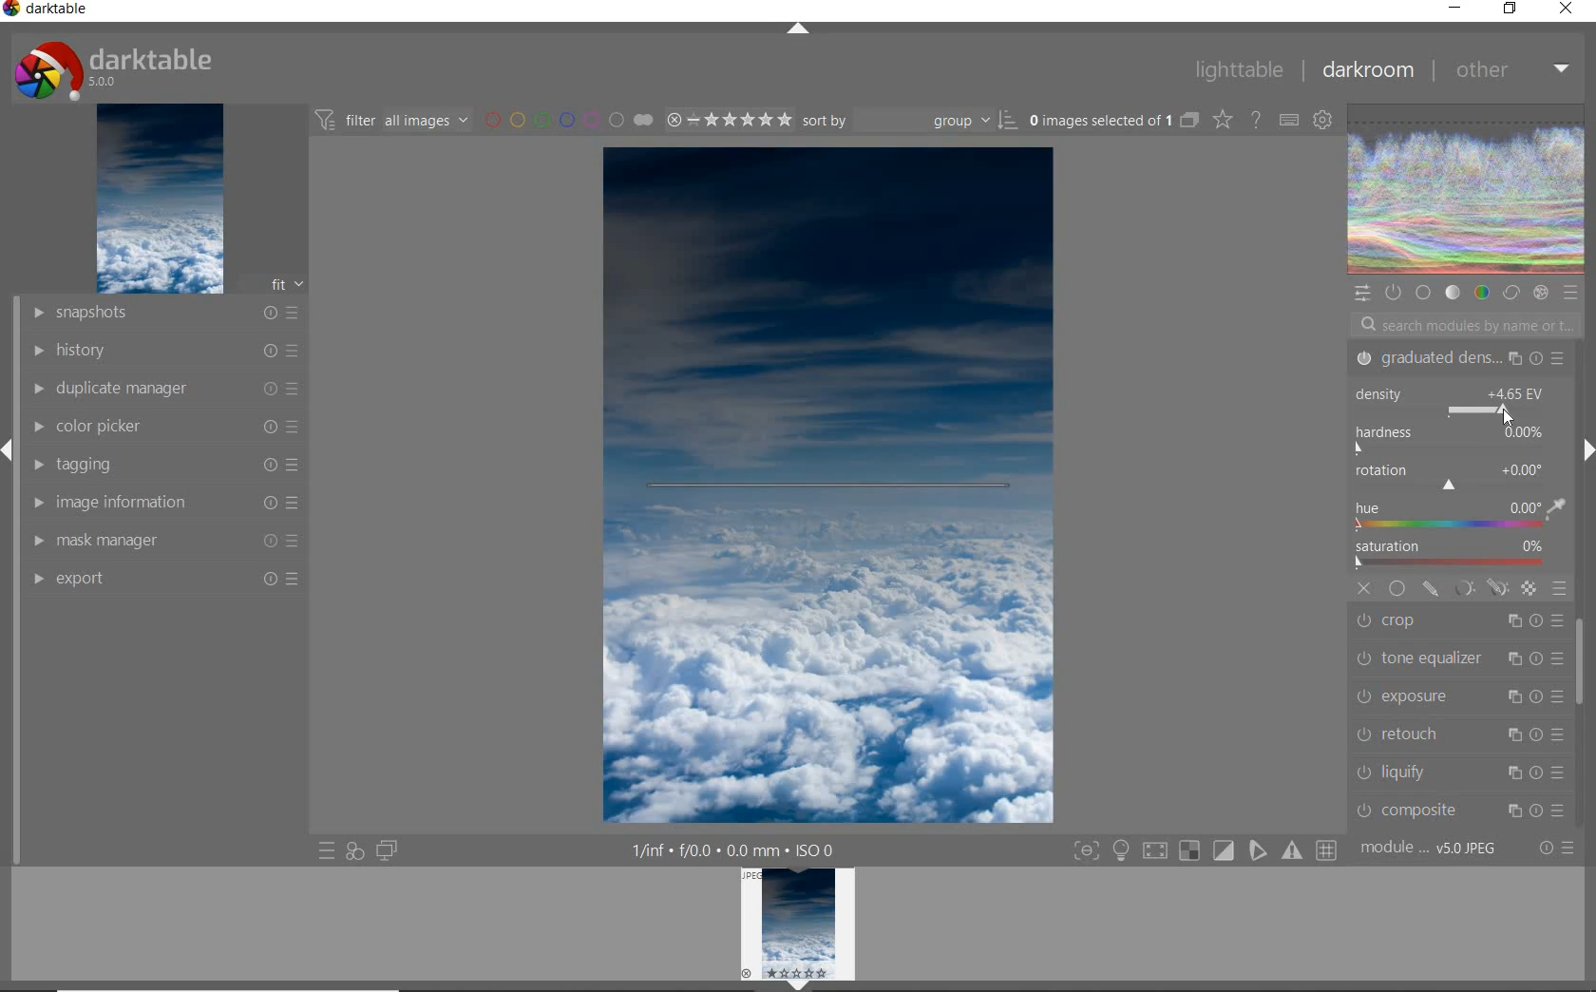  I want to click on DISPLAY A SECOND DARKROOM DISPLAY, so click(387, 851).